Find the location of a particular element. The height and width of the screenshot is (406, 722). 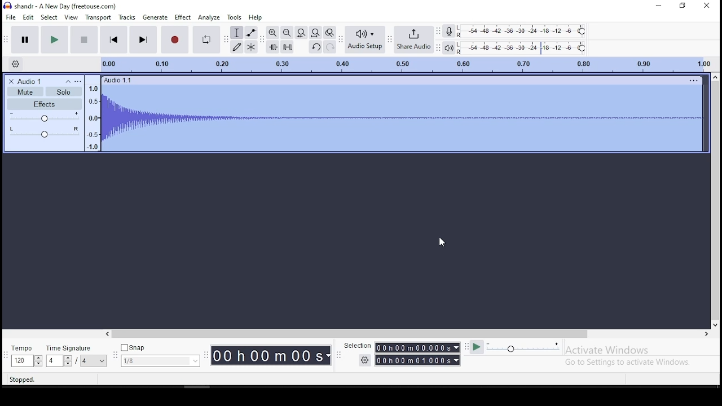

time signature is located at coordinates (26, 355).